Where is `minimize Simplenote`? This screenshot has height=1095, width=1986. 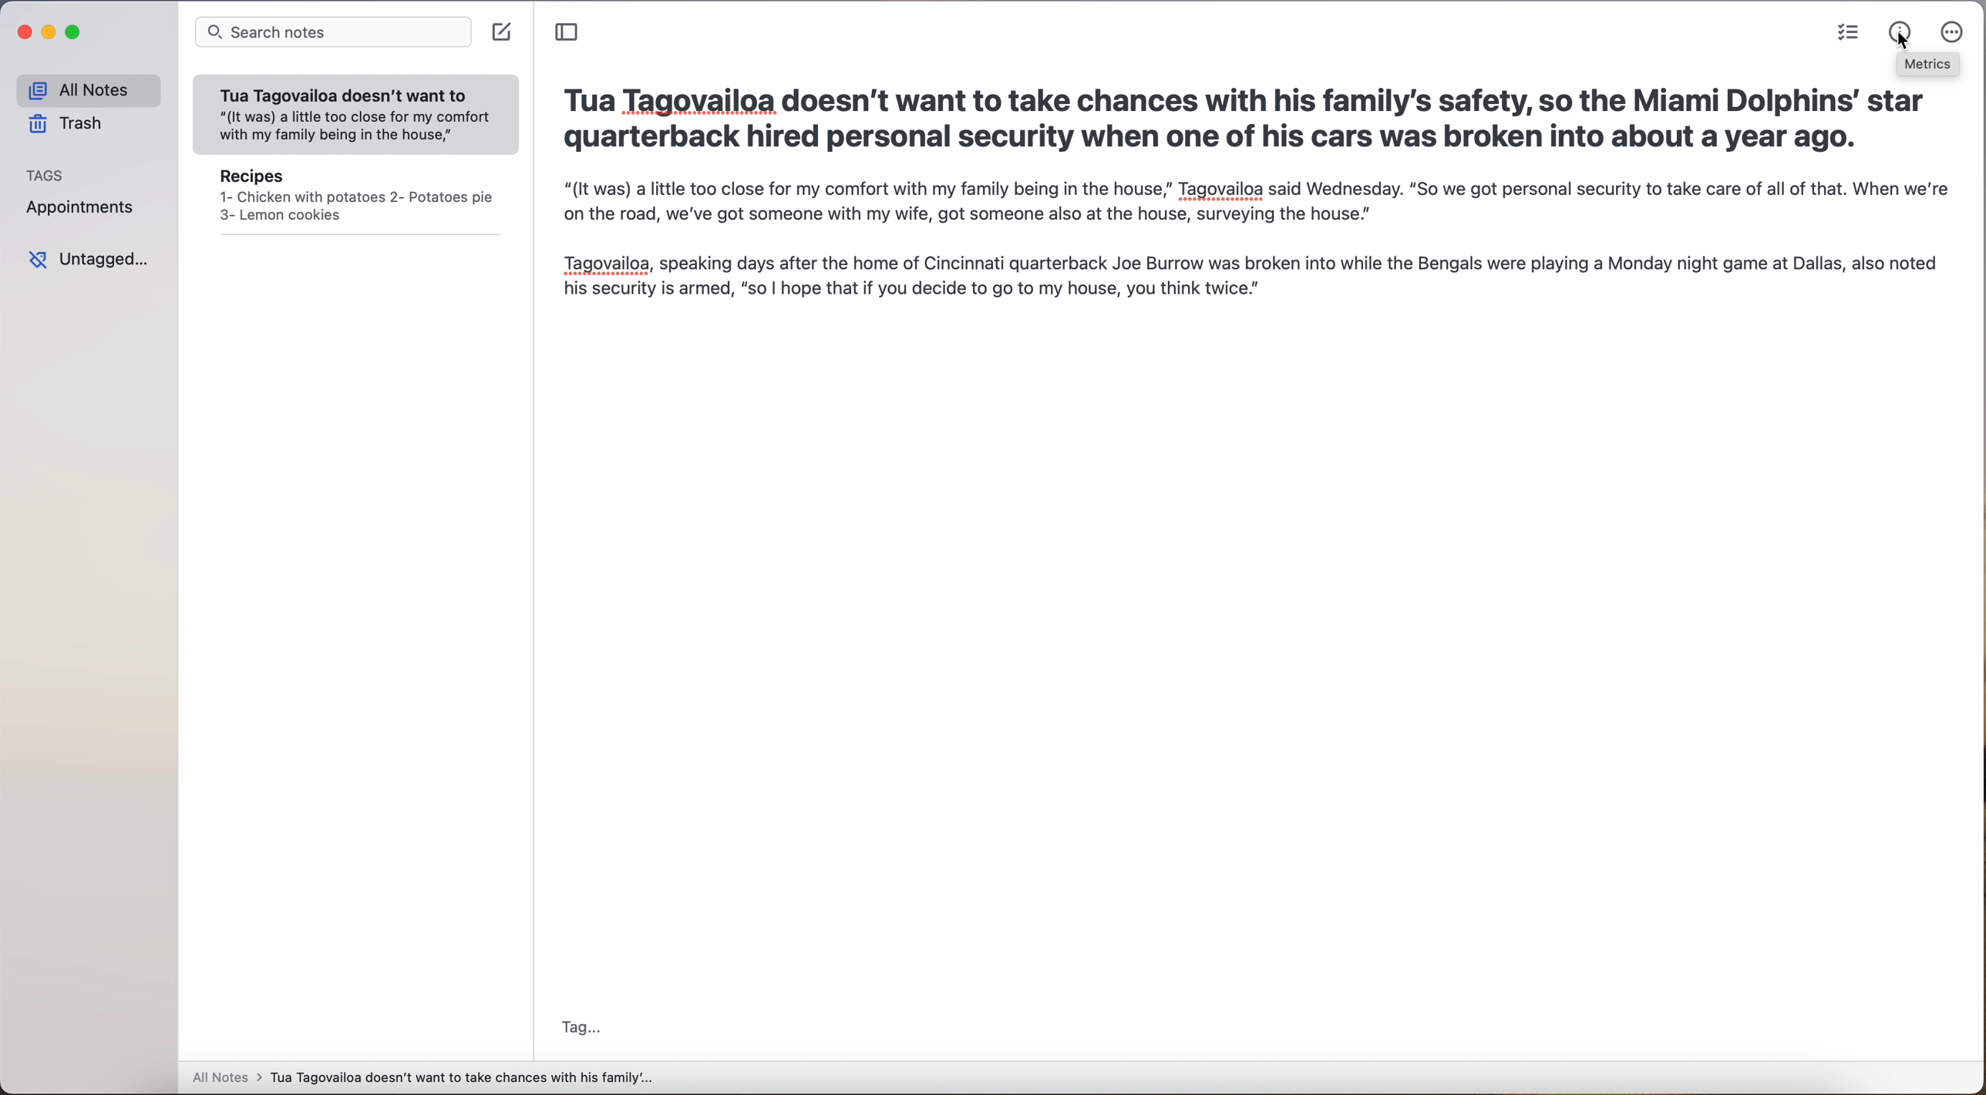
minimize Simplenote is located at coordinates (51, 34).